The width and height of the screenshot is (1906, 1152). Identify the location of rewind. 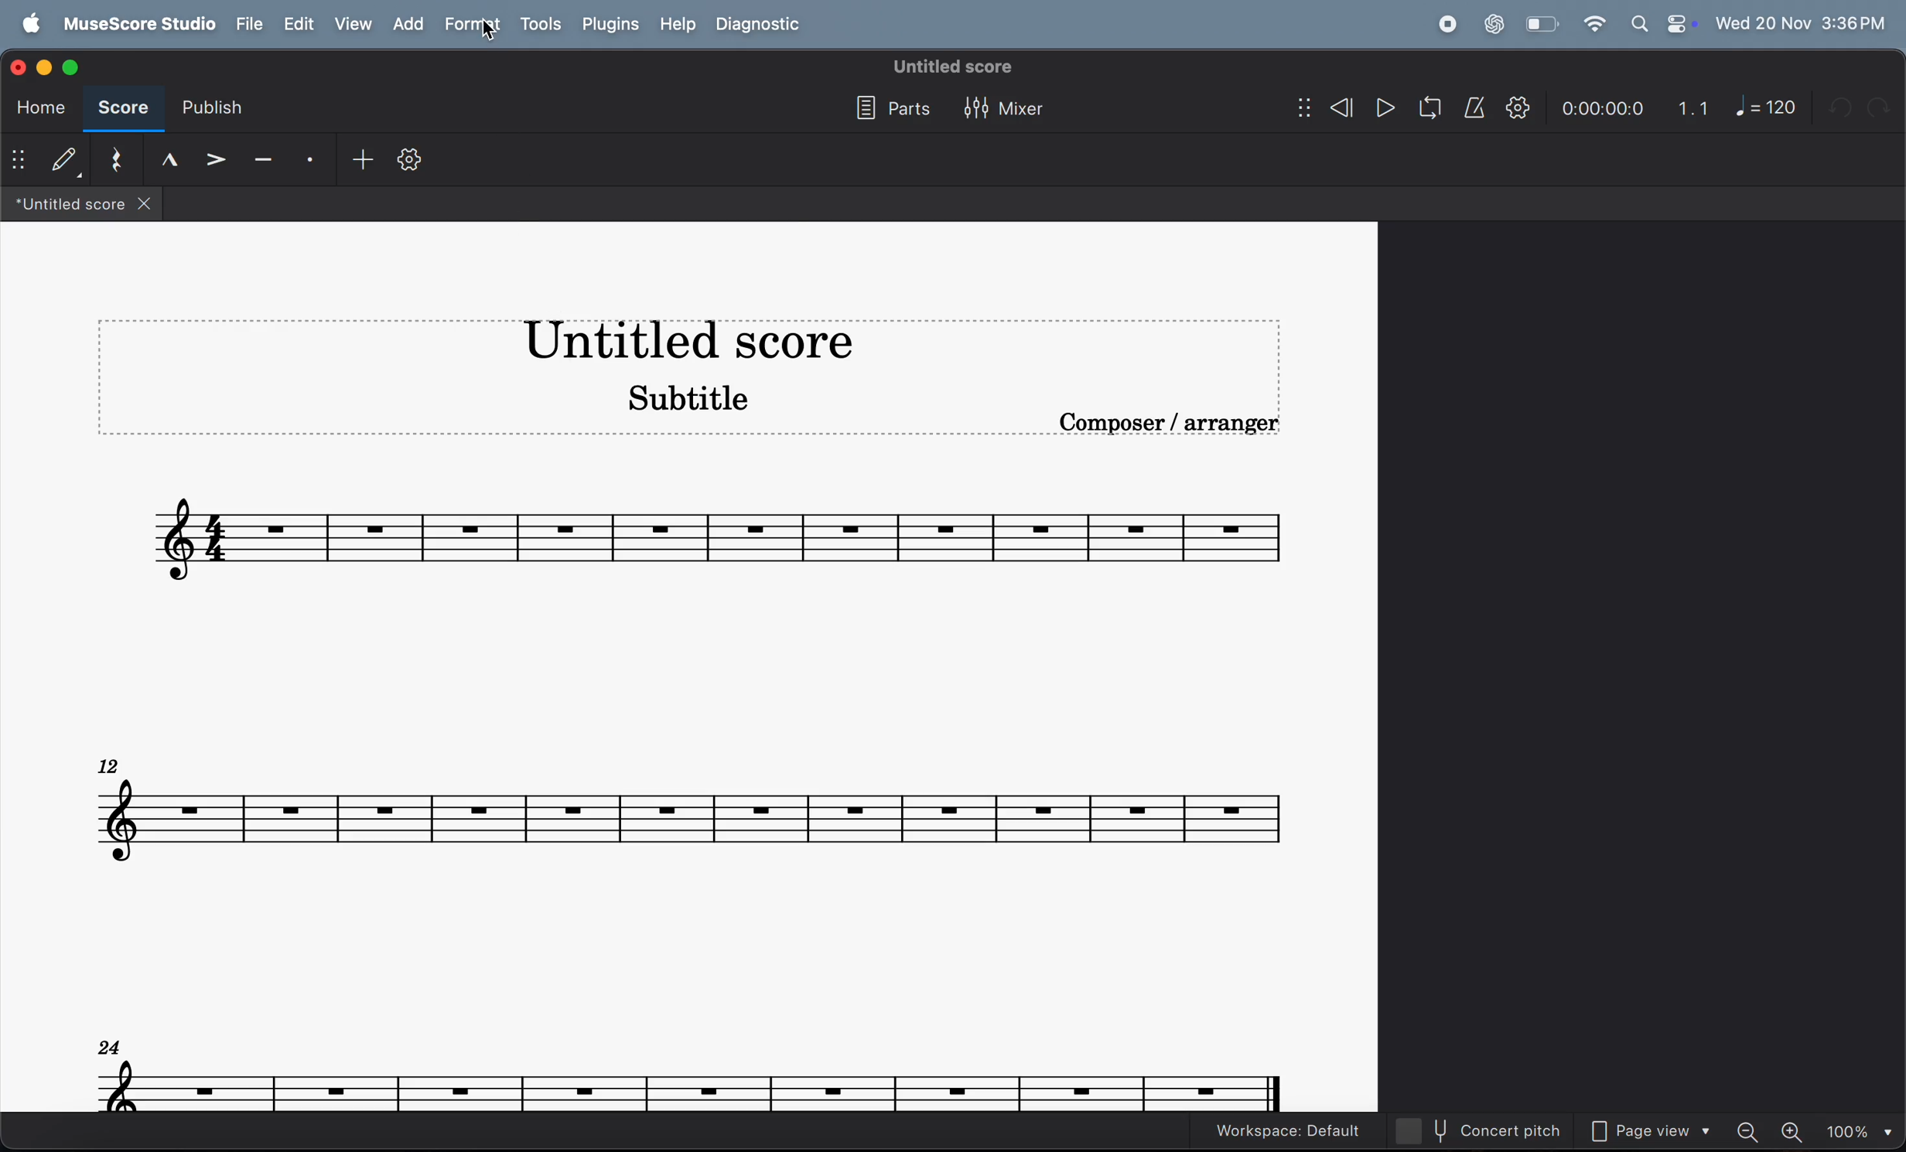
(1325, 110).